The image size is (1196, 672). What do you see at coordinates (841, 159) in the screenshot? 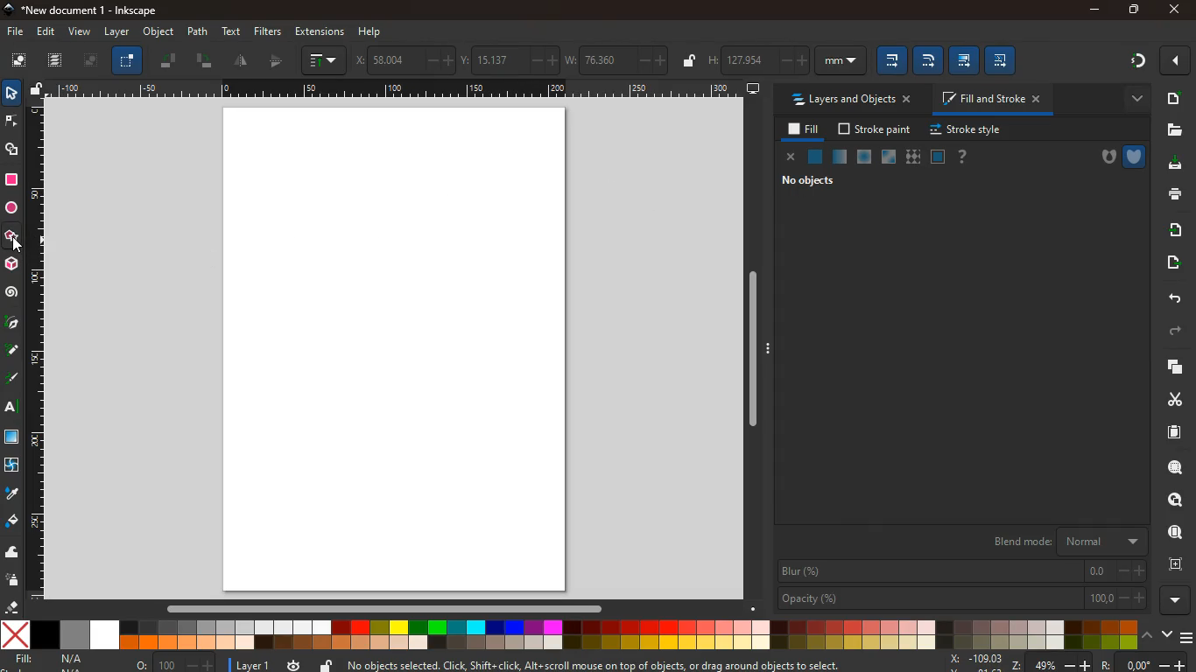
I see `opacity` at bounding box center [841, 159].